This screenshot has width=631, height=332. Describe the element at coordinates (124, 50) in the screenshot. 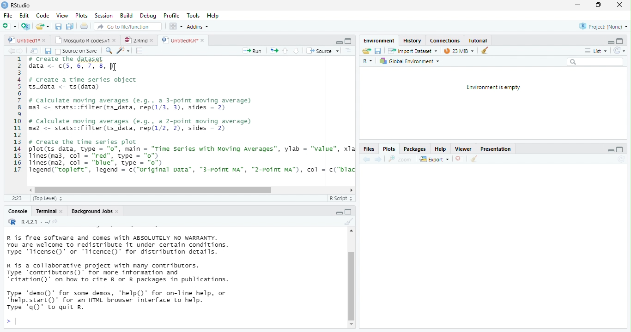

I see `code tool` at that location.